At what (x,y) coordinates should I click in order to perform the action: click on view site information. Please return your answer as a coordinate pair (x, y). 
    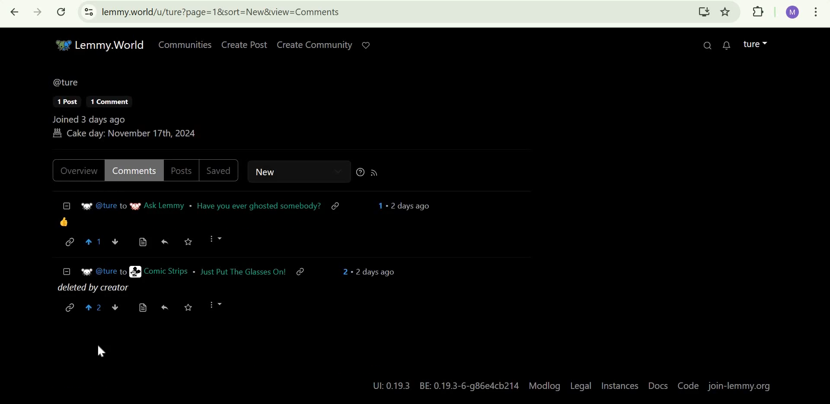
    Looking at the image, I should click on (89, 12).